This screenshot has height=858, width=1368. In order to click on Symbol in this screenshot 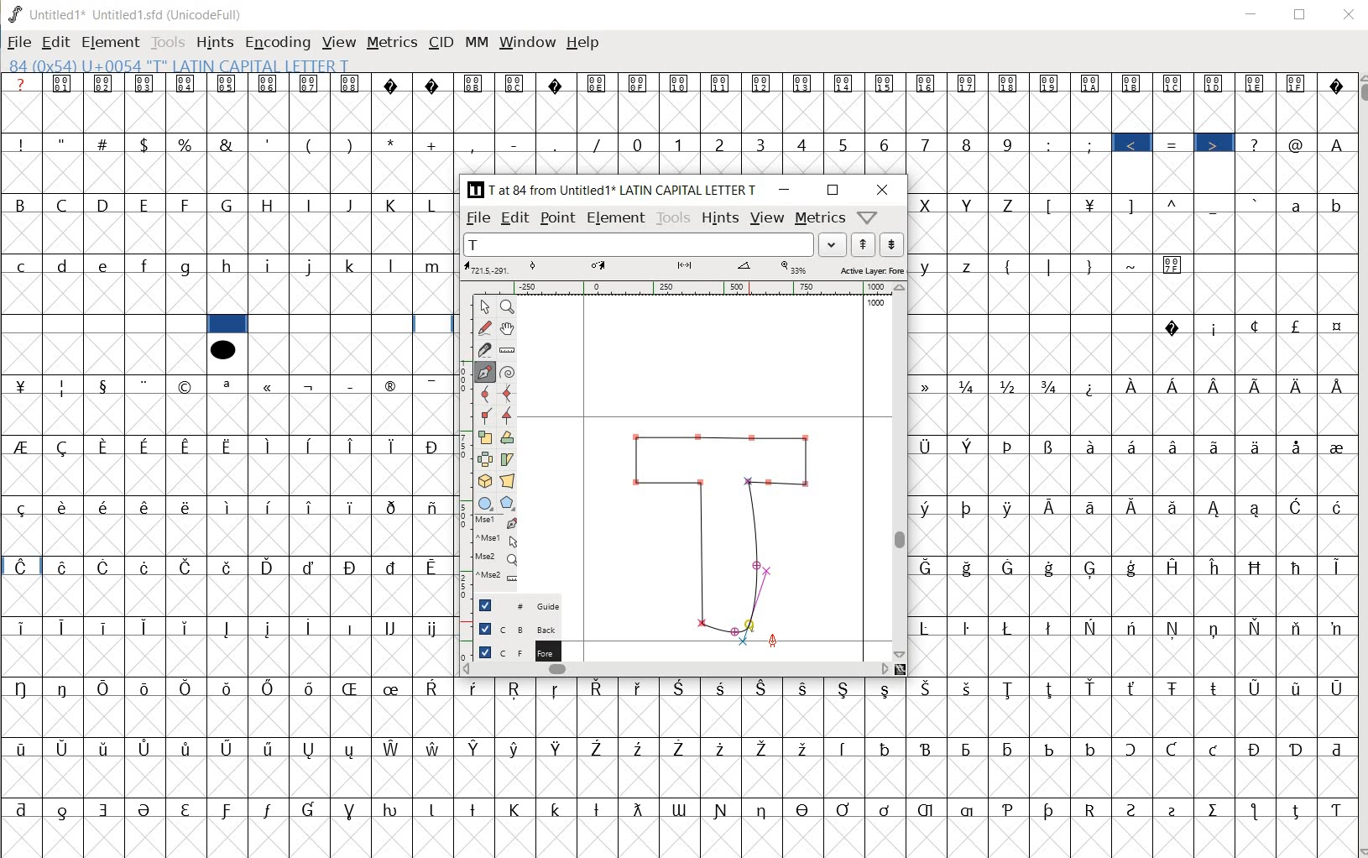, I will do `click(1175, 628)`.